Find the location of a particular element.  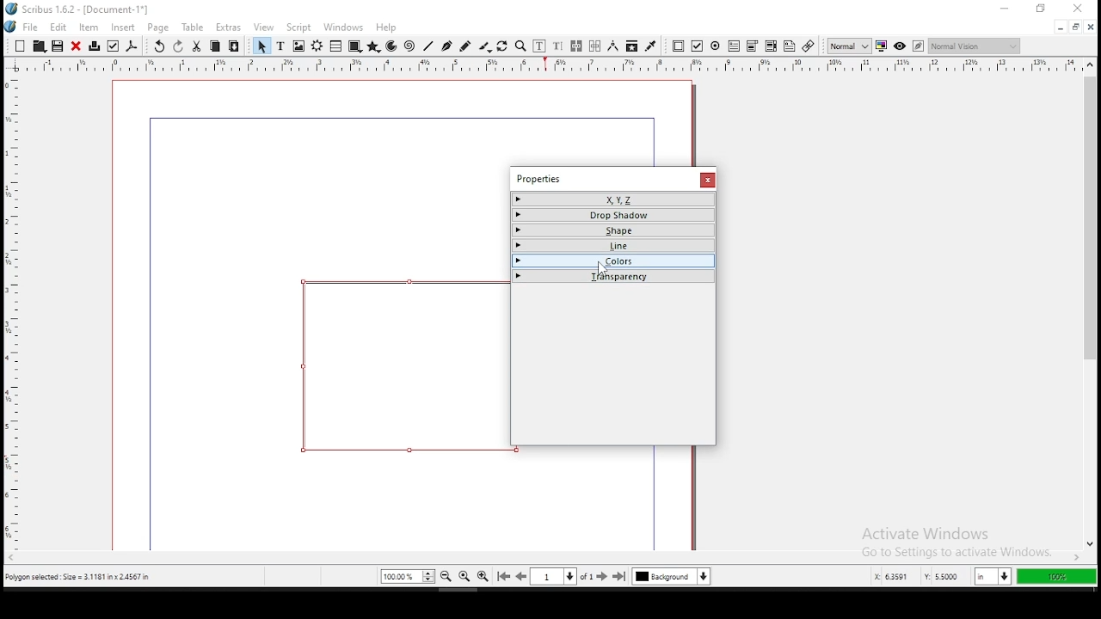

pdf text field is located at coordinates (735, 46).